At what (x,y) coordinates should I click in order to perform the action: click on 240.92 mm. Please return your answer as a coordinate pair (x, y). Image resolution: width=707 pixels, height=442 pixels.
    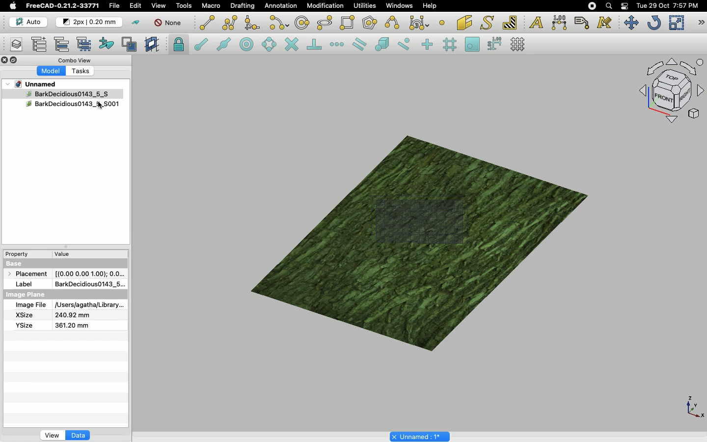
    Looking at the image, I should click on (73, 315).